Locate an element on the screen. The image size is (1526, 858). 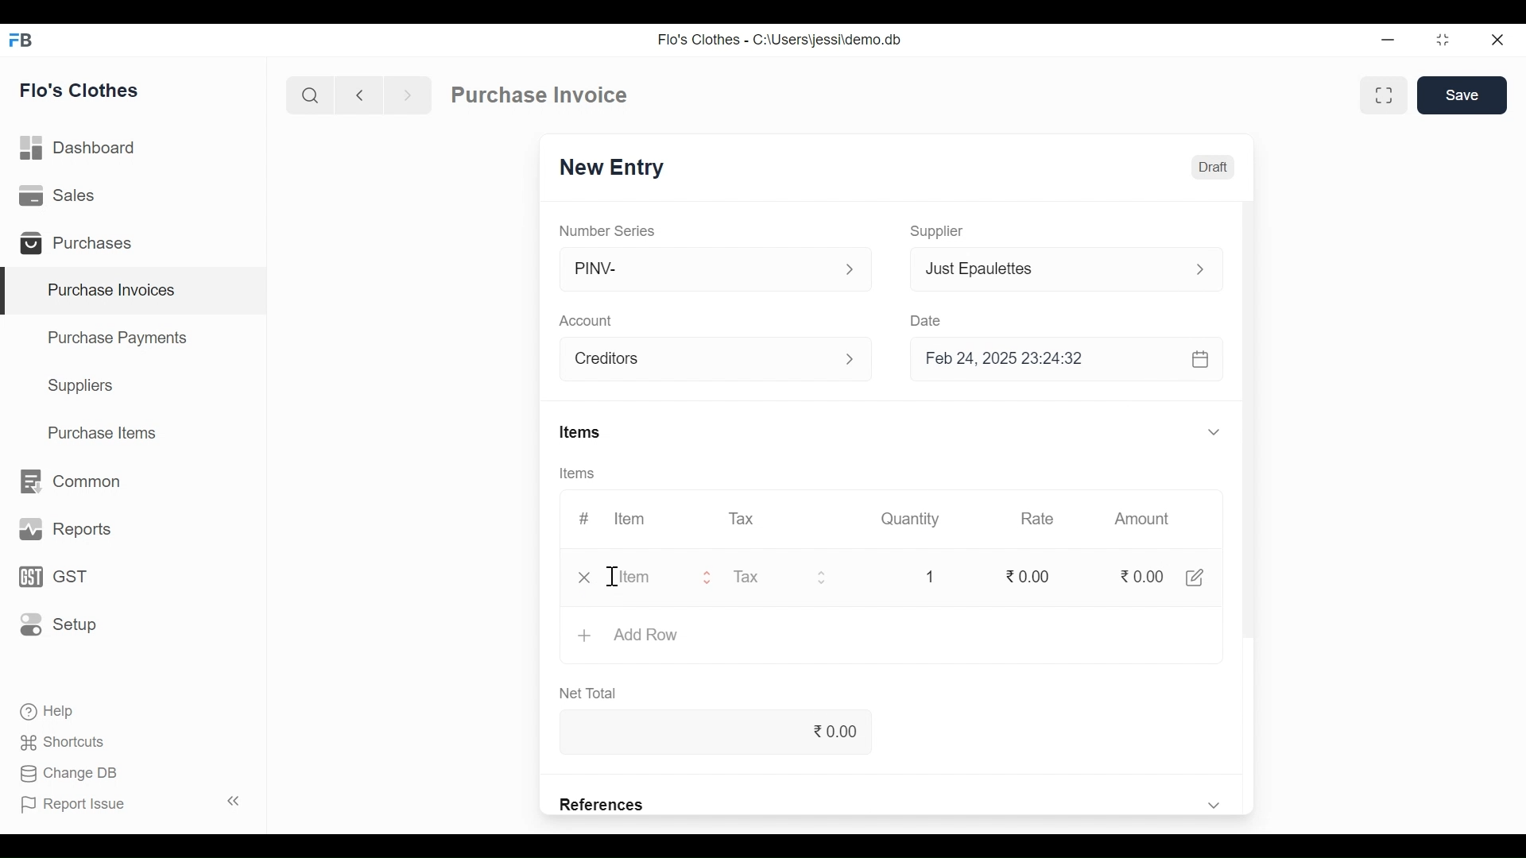
Account is located at coordinates (701, 358).